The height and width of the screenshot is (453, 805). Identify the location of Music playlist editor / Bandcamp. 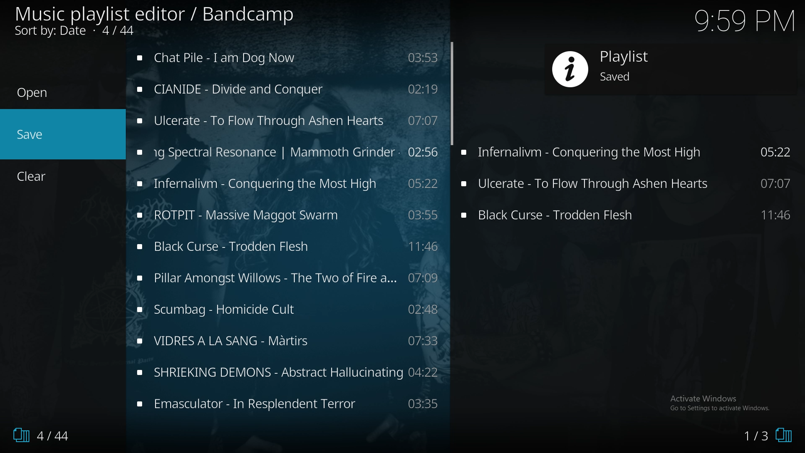
(155, 14).